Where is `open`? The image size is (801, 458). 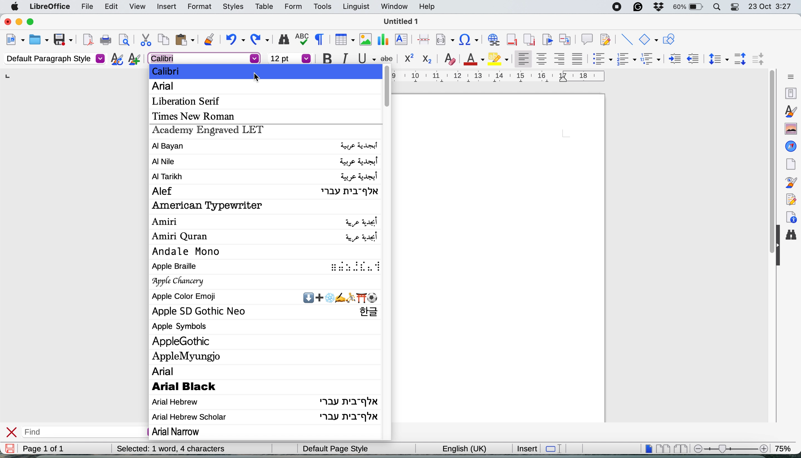 open is located at coordinates (39, 40).